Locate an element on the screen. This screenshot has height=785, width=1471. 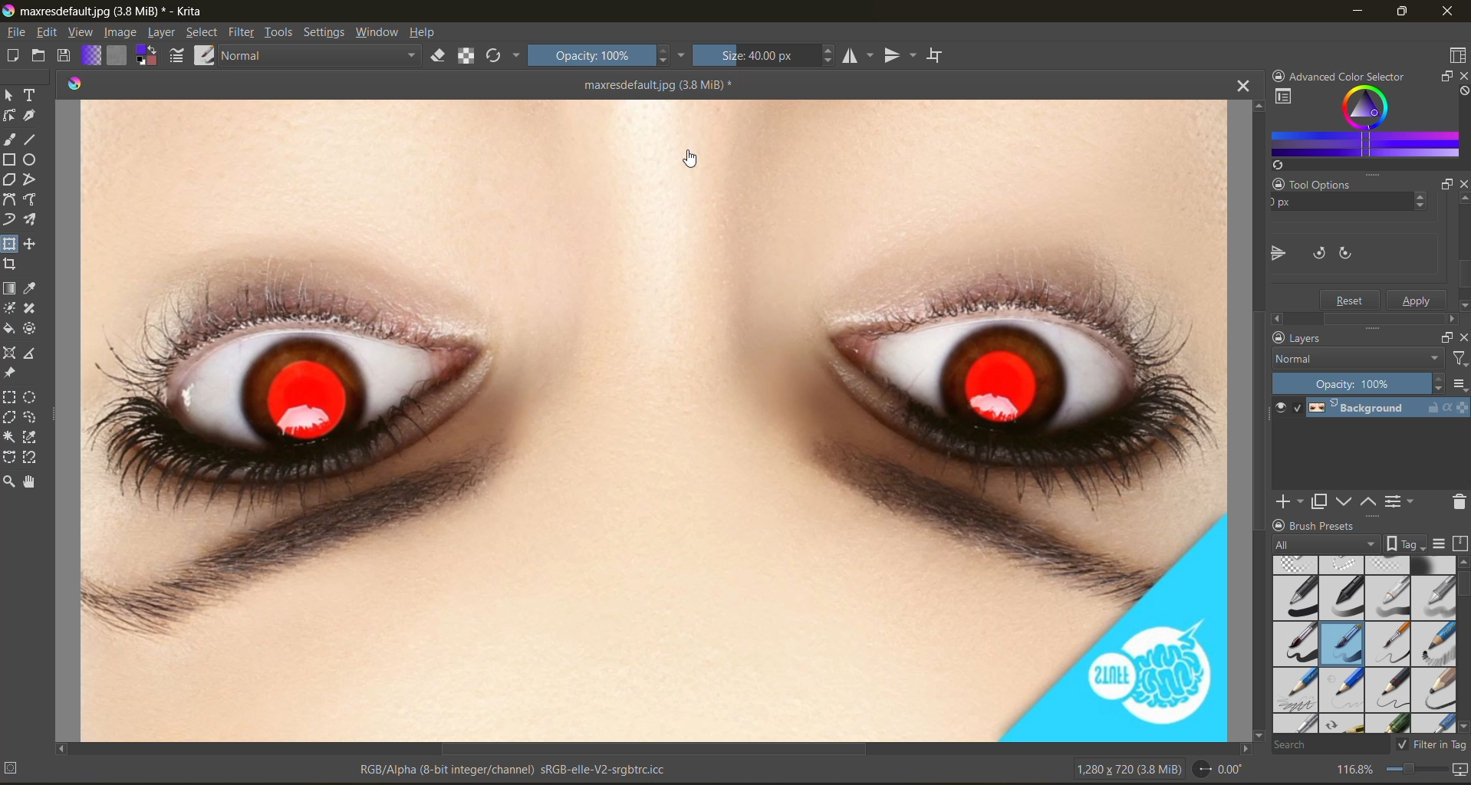
zoom is located at coordinates (1419, 772).